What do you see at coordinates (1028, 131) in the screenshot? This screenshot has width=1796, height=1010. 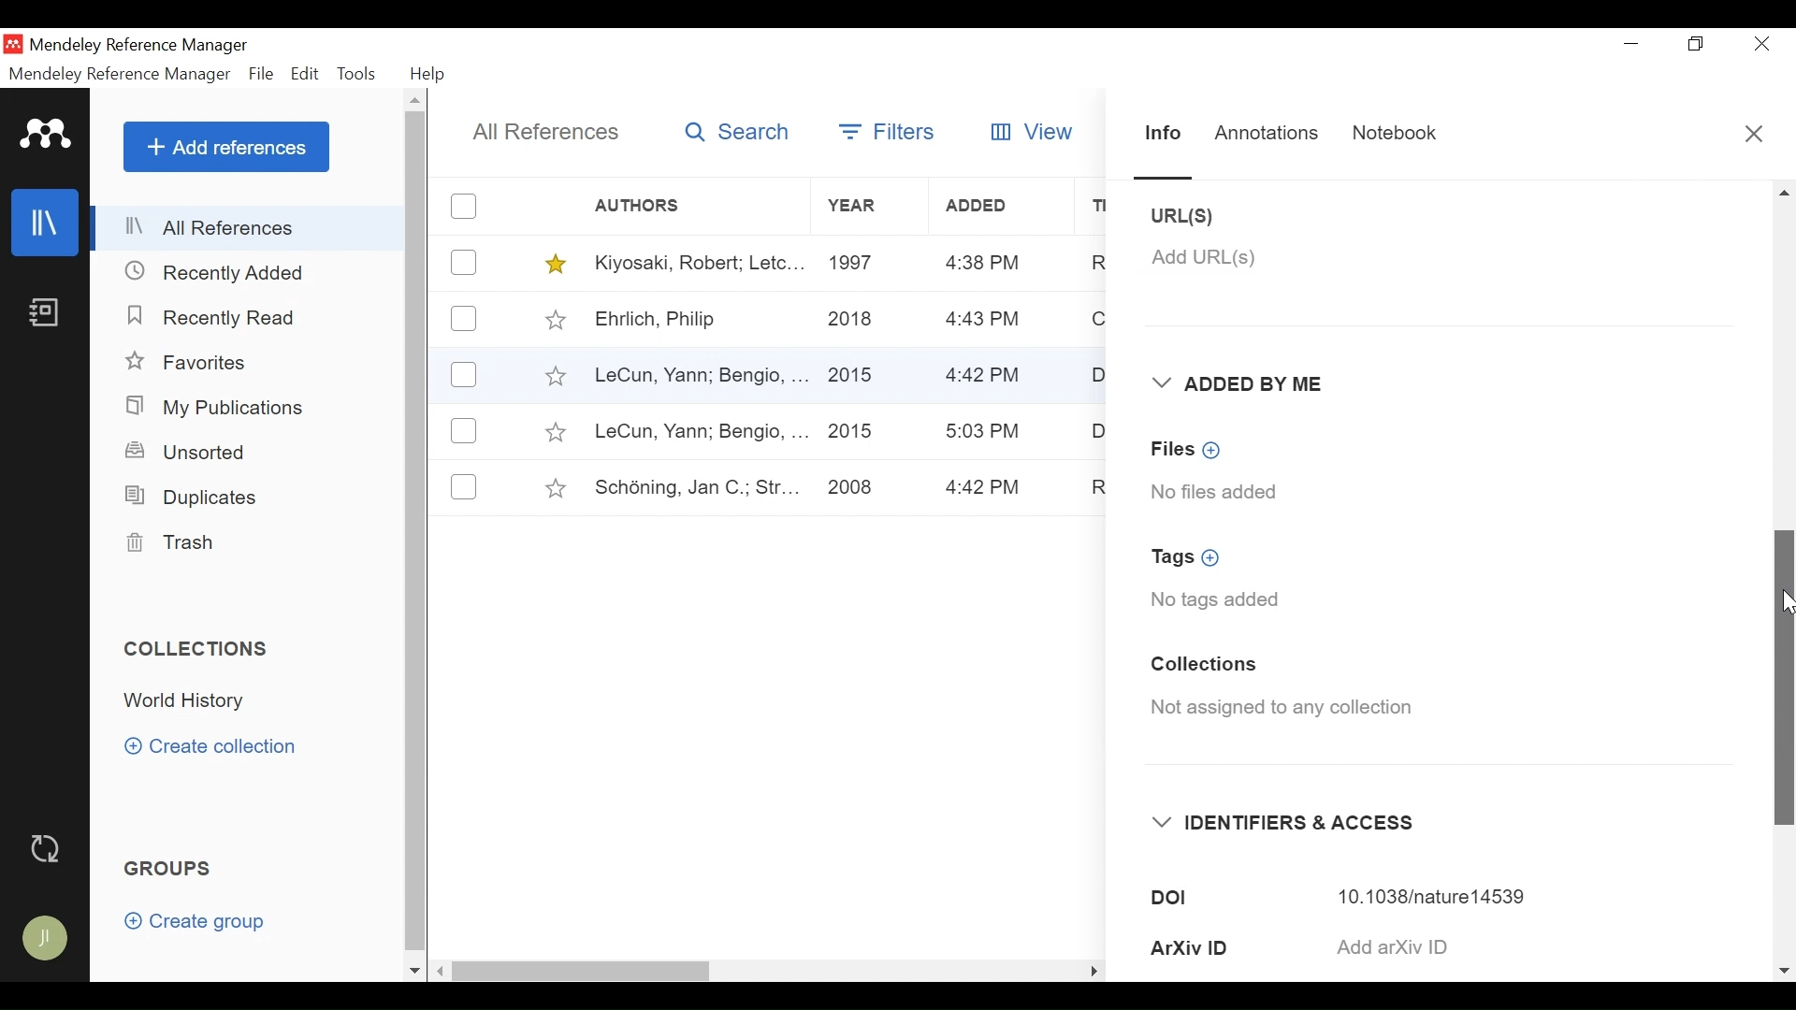 I see `View` at bounding box center [1028, 131].